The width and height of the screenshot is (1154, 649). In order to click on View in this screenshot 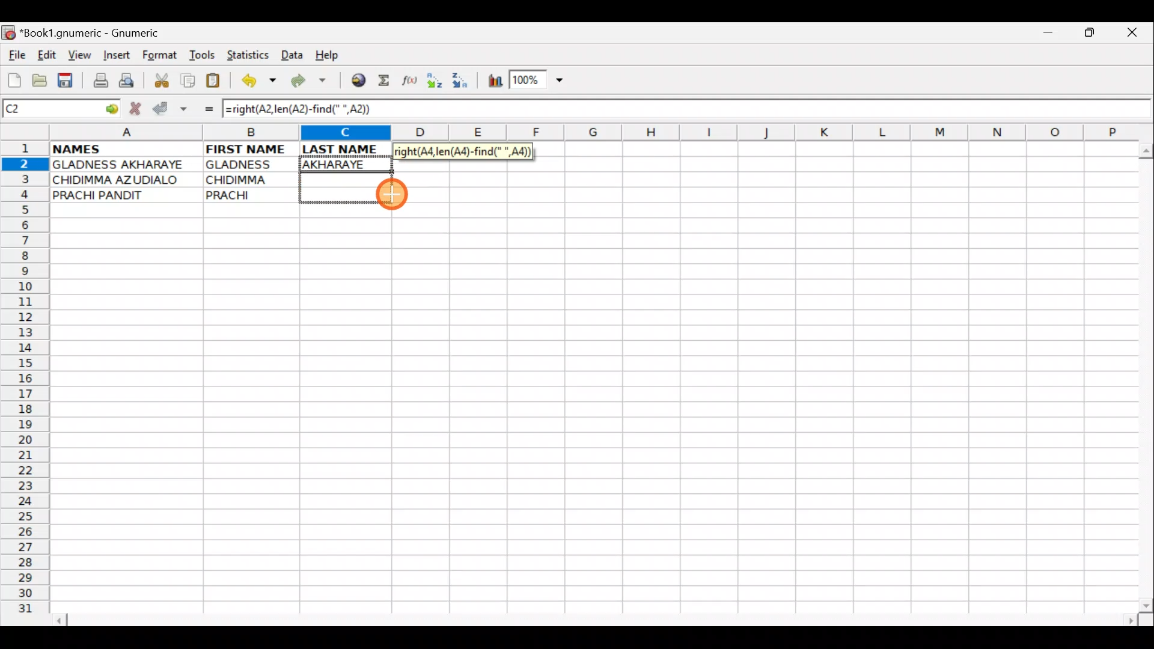, I will do `click(76, 55)`.